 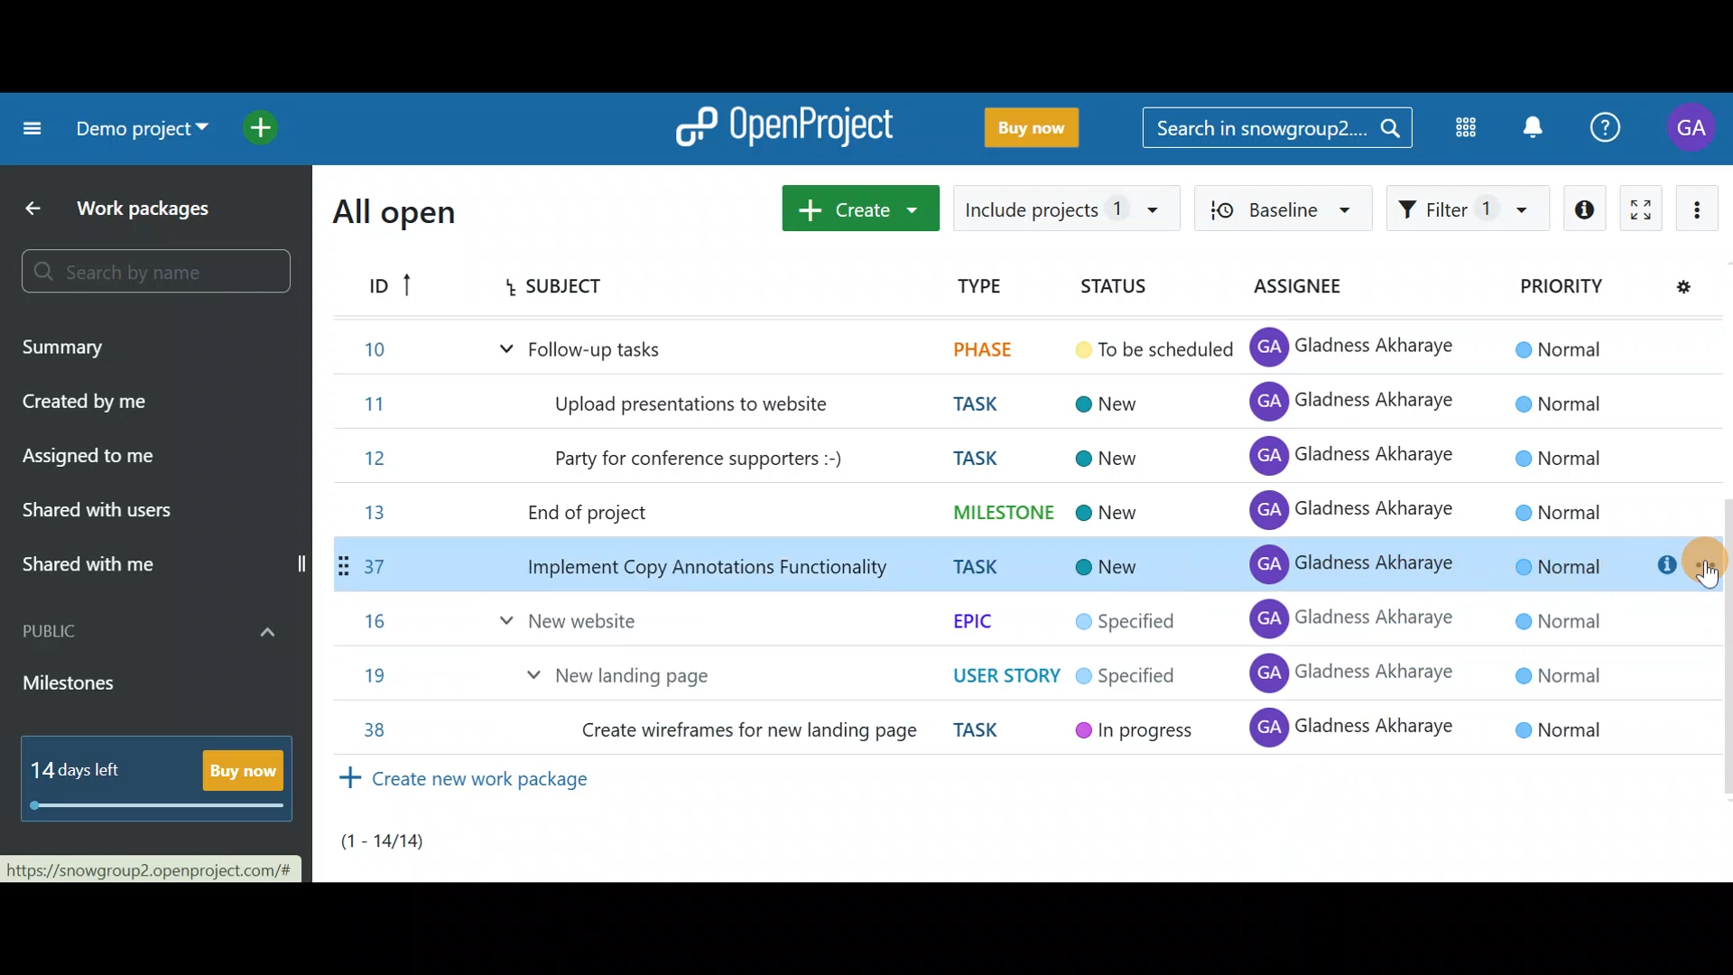 I want to click on TASK, so click(x=986, y=565).